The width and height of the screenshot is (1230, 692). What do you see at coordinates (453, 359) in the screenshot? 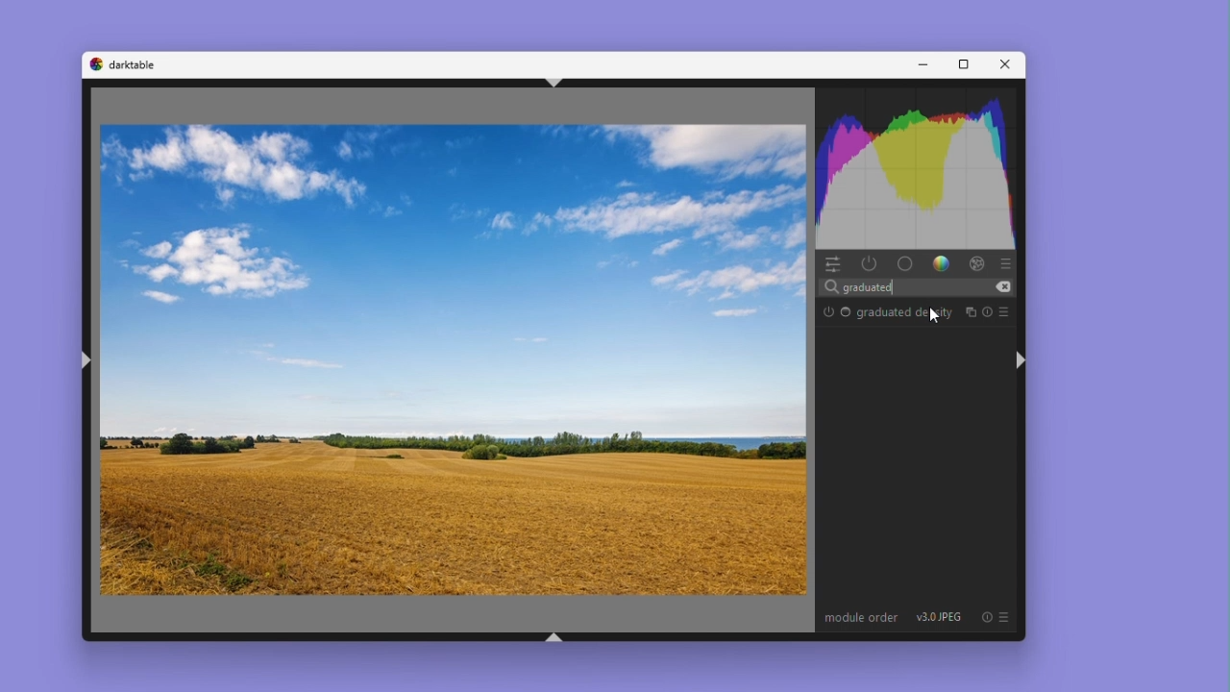
I see `Image` at bounding box center [453, 359].